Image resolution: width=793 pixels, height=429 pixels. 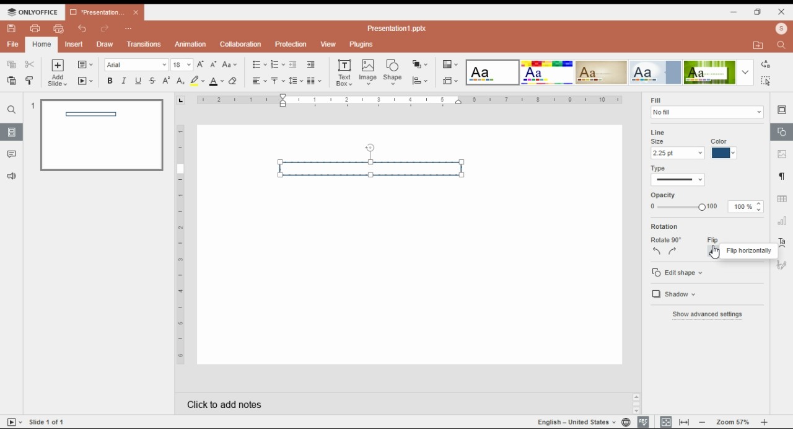 What do you see at coordinates (59, 28) in the screenshot?
I see `quick print` at bounding box center [59, 28].